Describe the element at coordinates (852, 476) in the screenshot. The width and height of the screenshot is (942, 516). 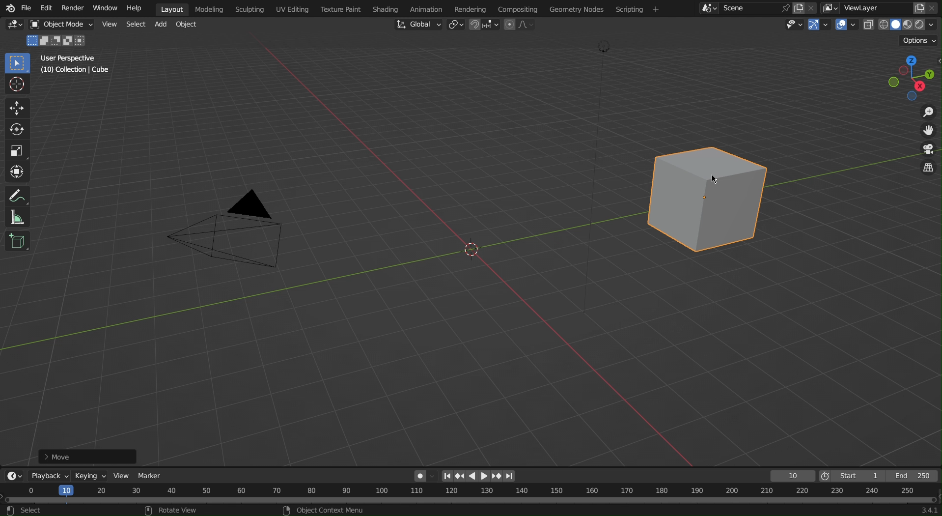
I see `Start` at that location.